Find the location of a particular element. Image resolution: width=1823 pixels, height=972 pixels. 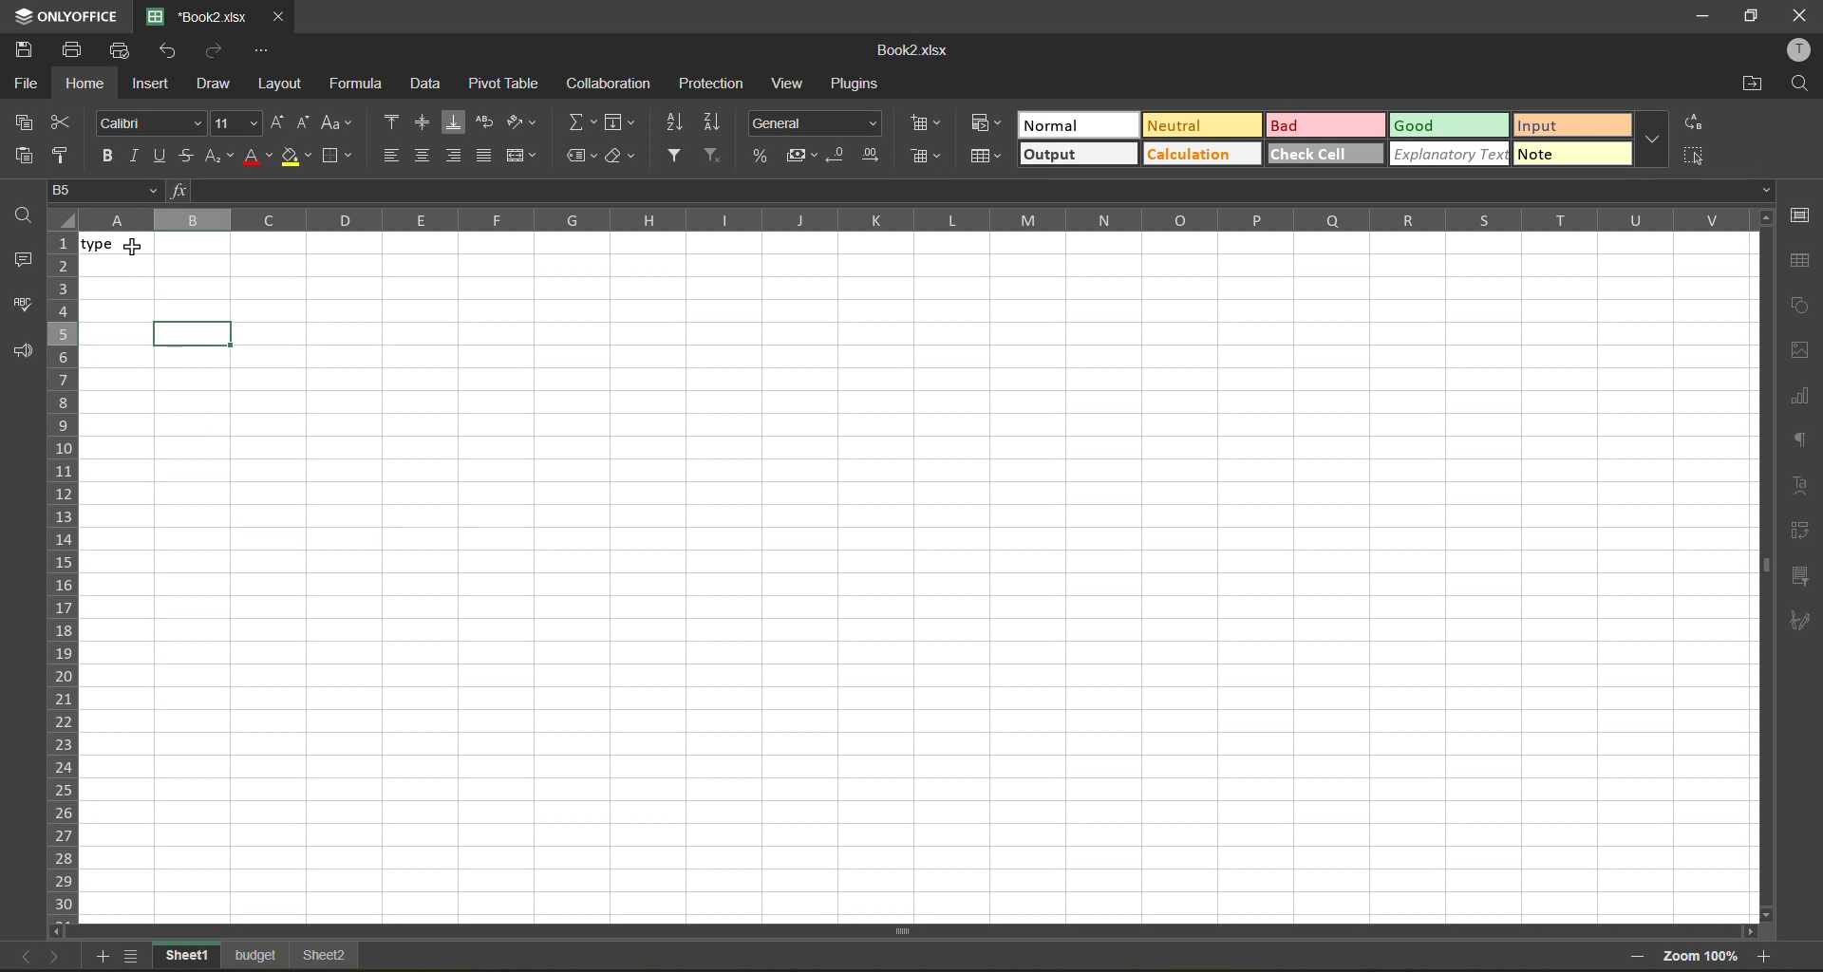

open location is located at coordinates (1748, 85).